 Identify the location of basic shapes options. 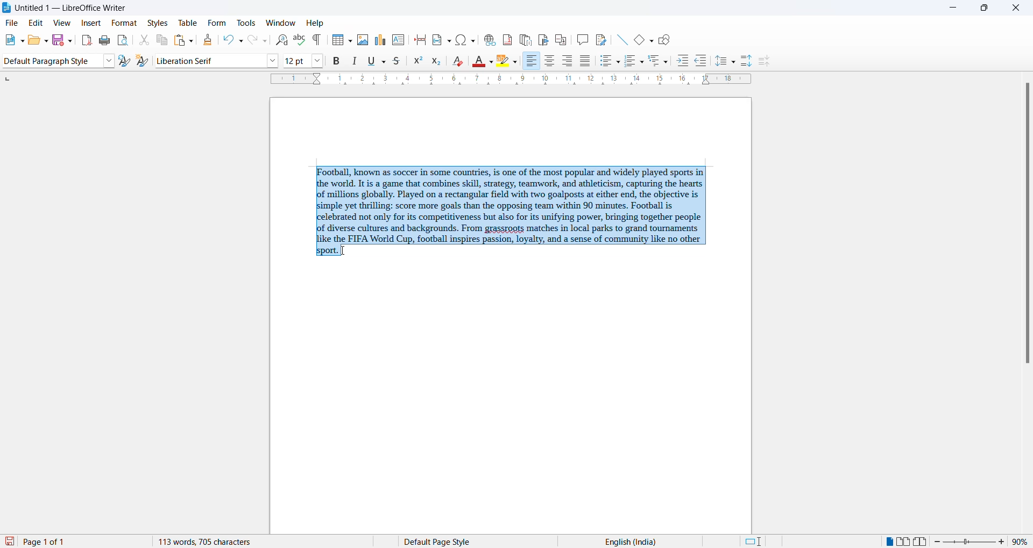
(650, 41).